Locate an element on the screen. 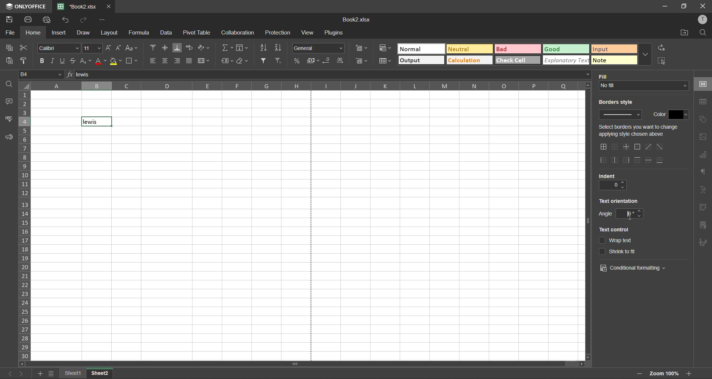 The height and width of the screenshot is (379, 712). profile is located at coordinates (703, 20).